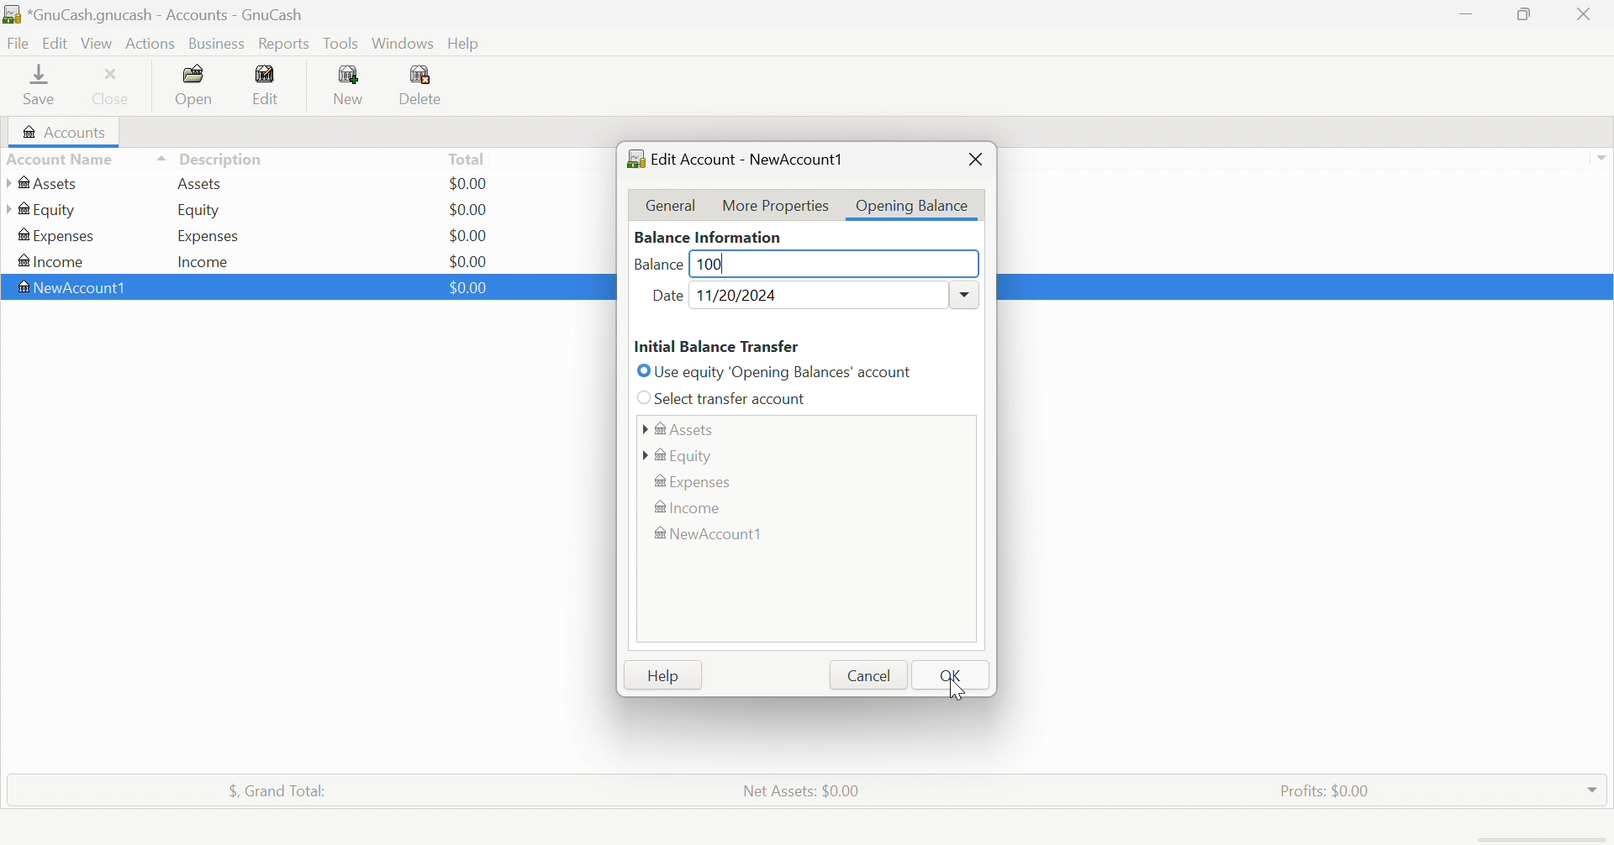 Image resolution: width=1614 pixels, height=845 pixels. Describe the element at coordinates (467, 43) in the screenshot. I see `Help` at that location.